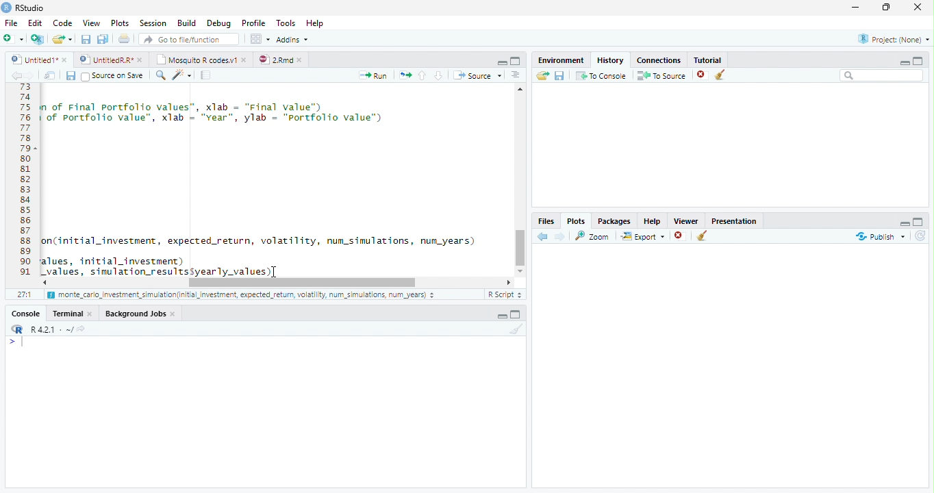  Describe the element at coordinates (161, 75) in the screenshot. I see `Find and replace` at that location.